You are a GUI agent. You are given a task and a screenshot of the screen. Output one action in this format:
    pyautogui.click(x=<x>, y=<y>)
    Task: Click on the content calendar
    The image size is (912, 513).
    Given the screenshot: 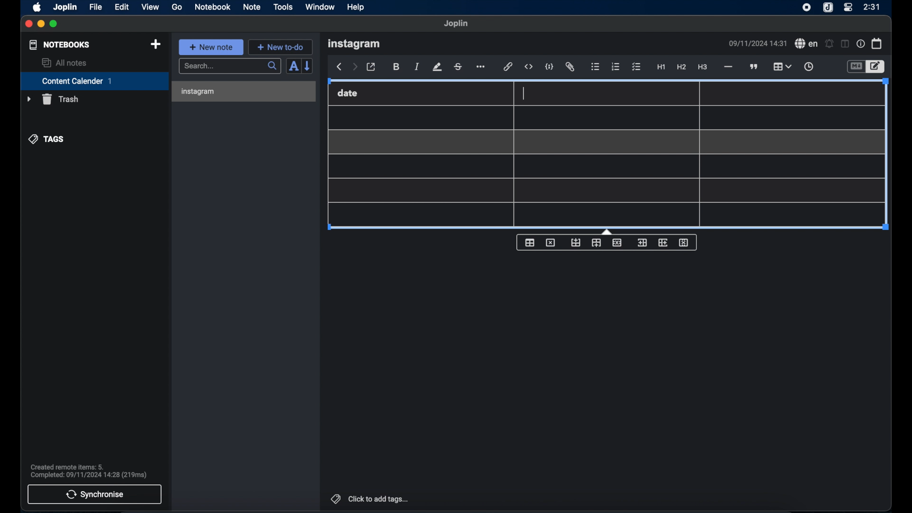 What is the action you would take?
    pyautogui.click(x=95, y=81)
    